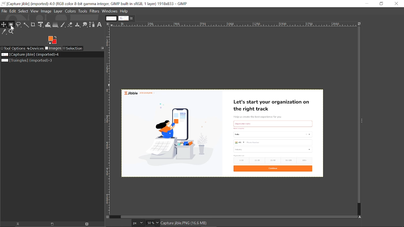 The image size is (404, 227). What do you see at coordinates (40, 25) in the screenshot?
I see `unified transform tool` at bounding box center [40, 25].